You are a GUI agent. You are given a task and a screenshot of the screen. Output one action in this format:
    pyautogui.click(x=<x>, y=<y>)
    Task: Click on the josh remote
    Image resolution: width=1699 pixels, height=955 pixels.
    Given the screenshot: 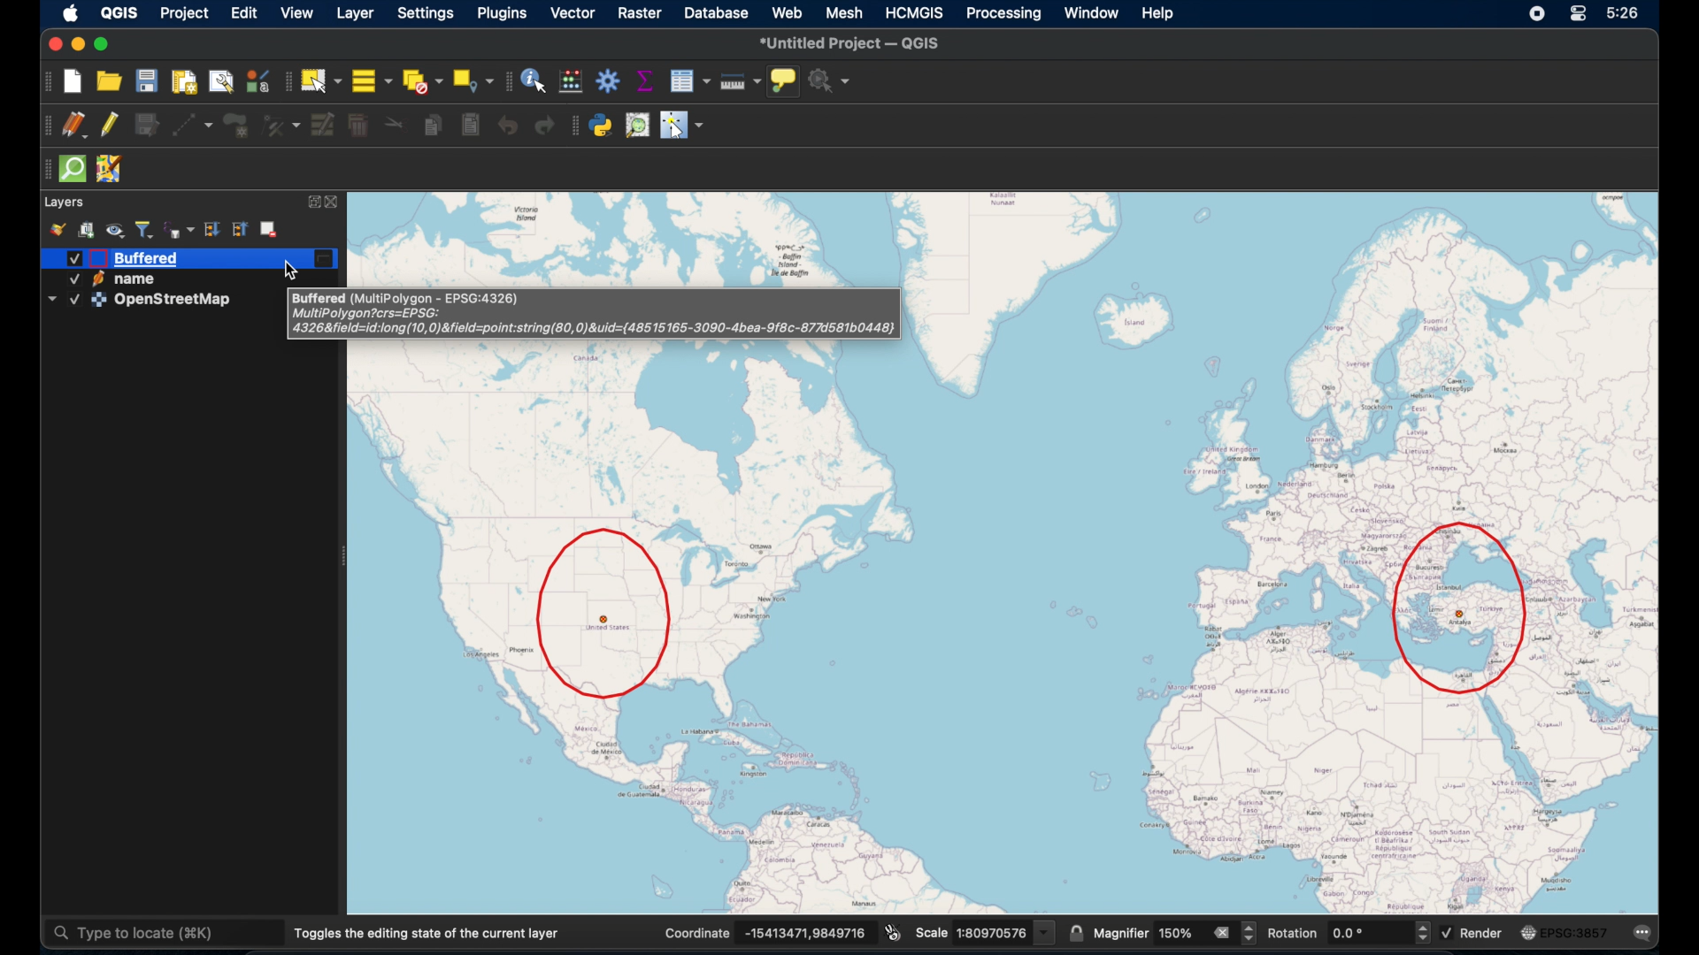 What is the action you would take?
    pyautogui.click(x=110, y=170)
    